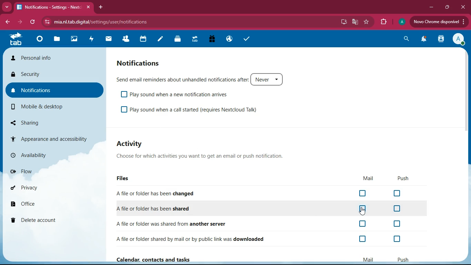  Describe the element at coordinates (365, 224) in the screenshot. I see `off` at that location.